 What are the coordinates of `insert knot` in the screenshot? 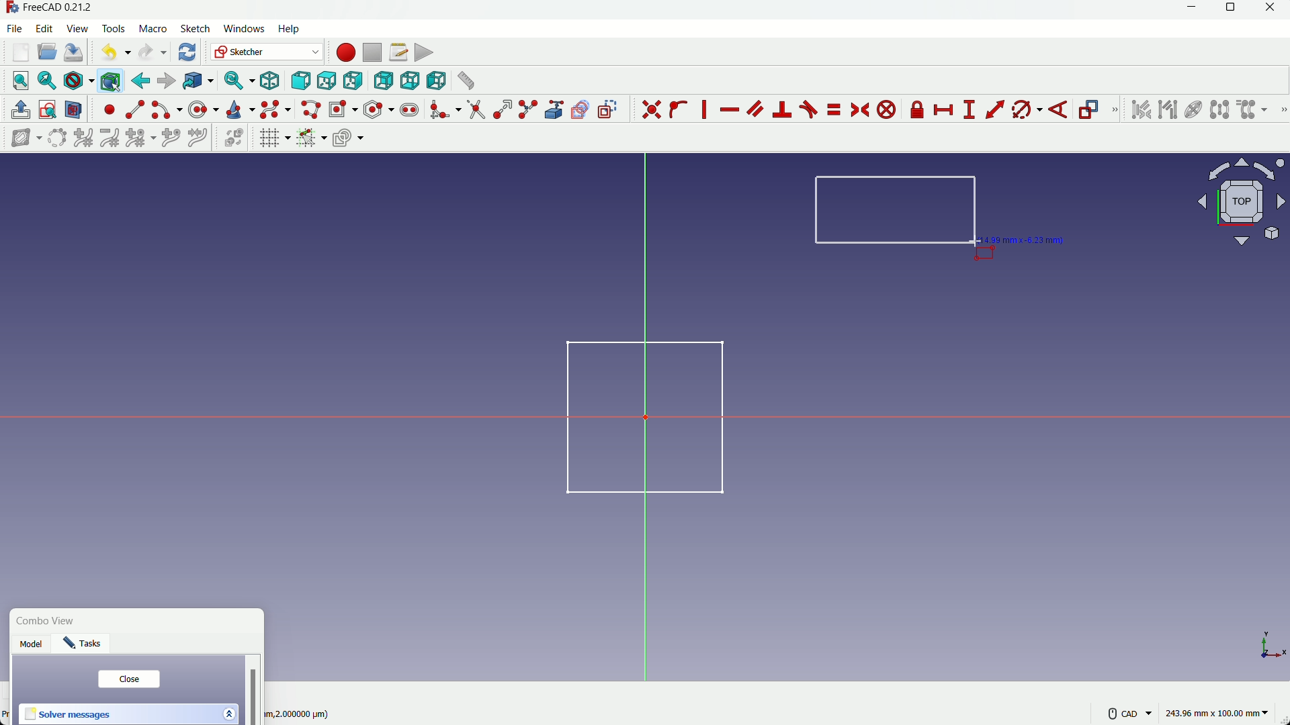 It's located at (171, 136).